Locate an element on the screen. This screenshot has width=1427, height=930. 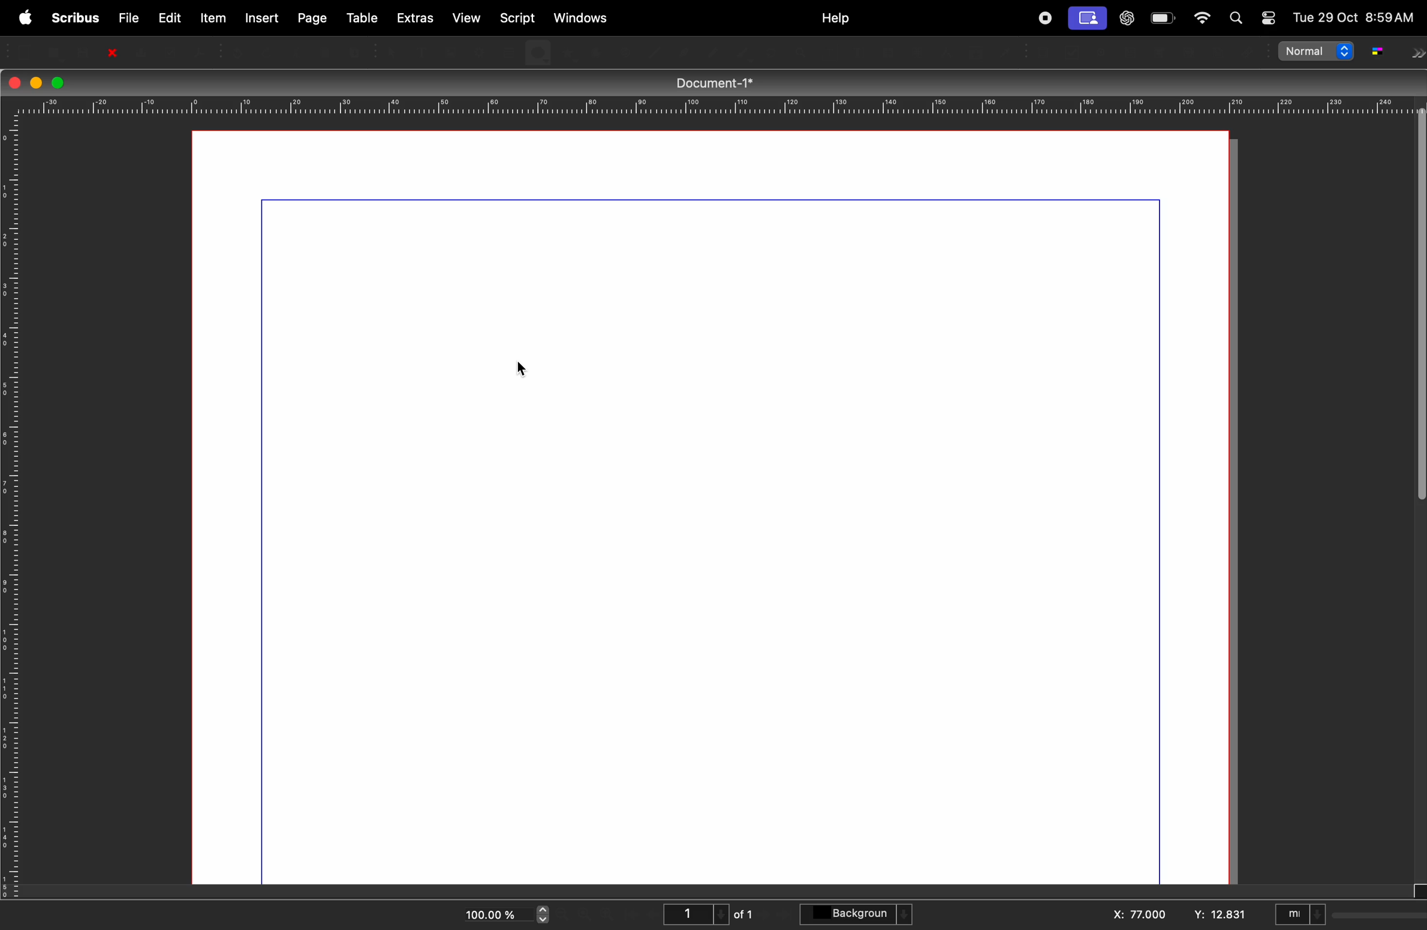
Document-1* is located at coordinates (722, 82).